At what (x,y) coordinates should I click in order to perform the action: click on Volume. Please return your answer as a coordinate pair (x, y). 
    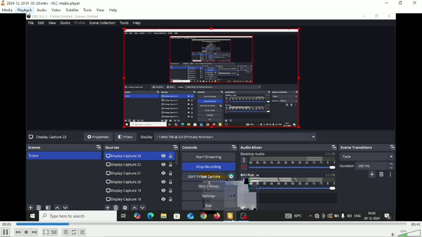
    Looking at the image, I should click on (406, 233).